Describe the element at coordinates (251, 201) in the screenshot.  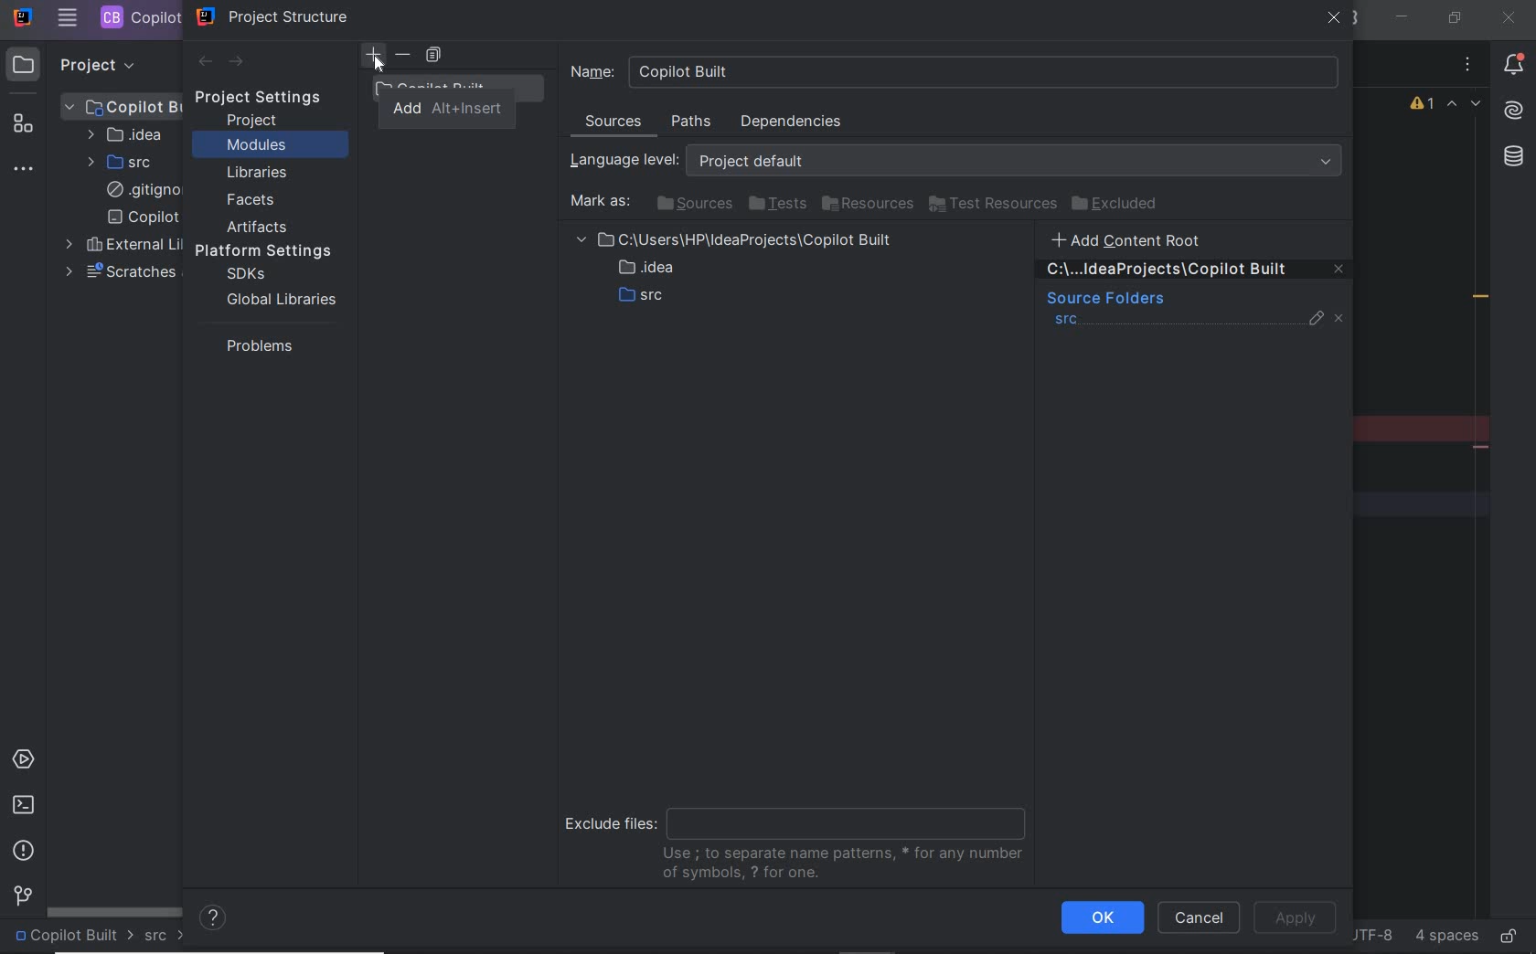
I see `facets` at that location.